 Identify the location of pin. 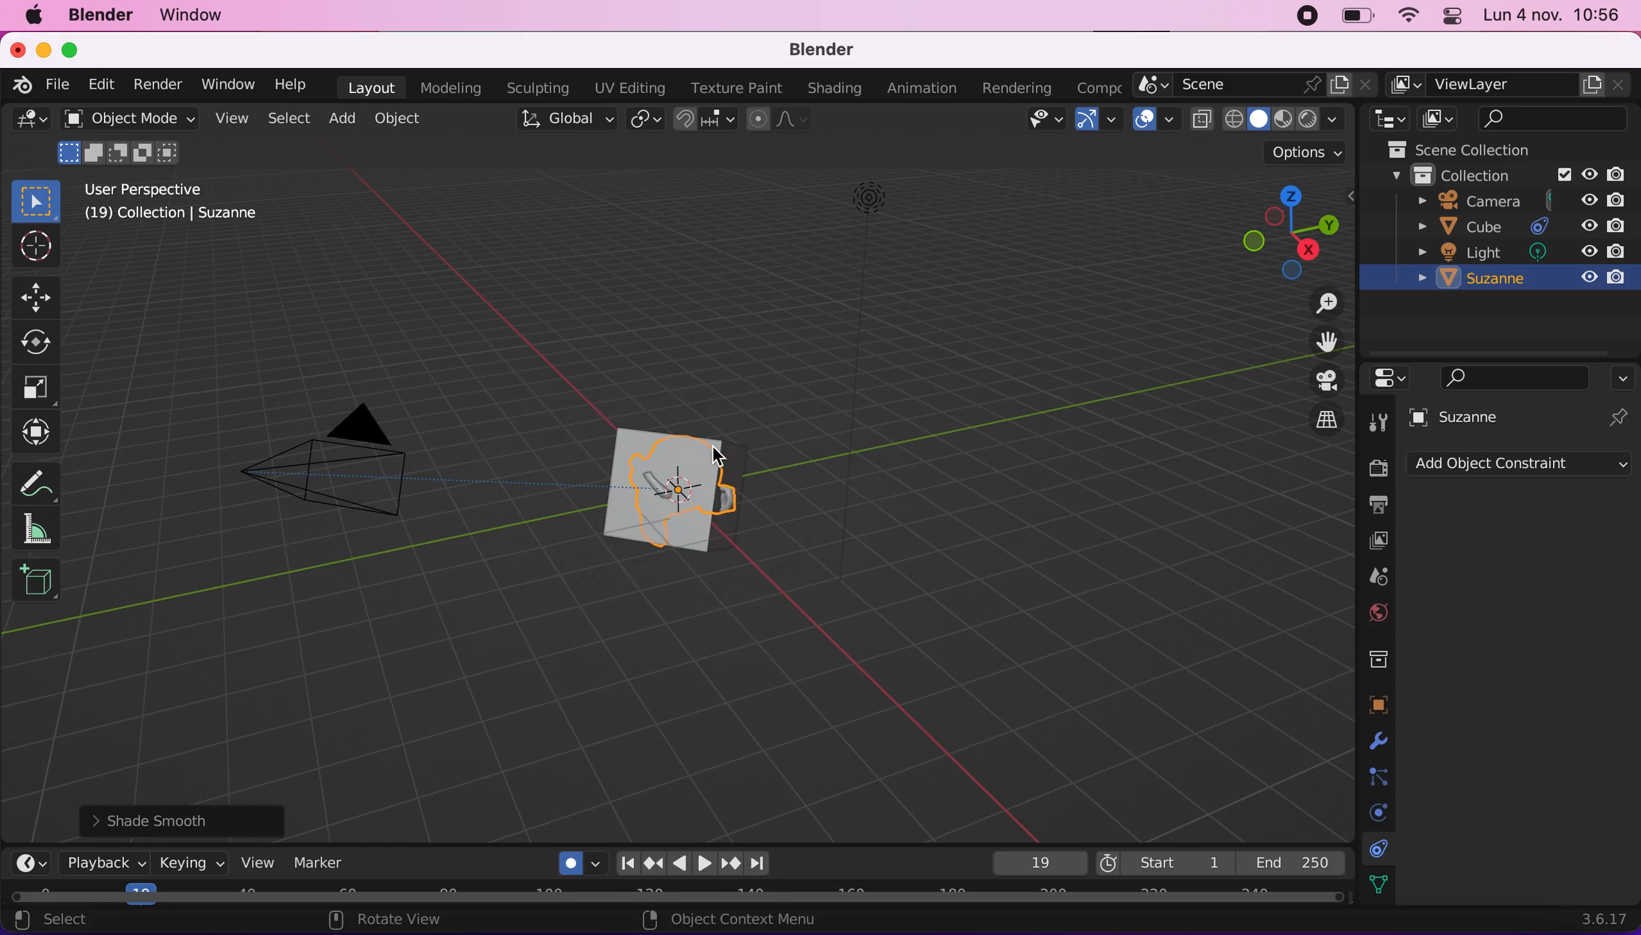
(1620, 415).